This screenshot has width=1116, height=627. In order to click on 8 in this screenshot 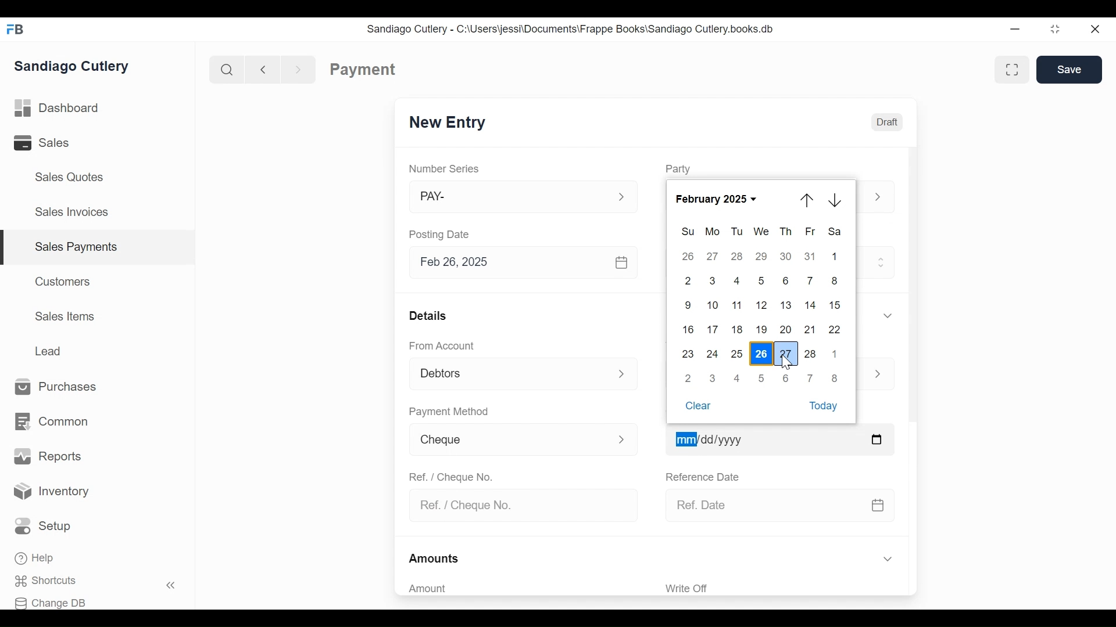, I will do `click(835, 280)`.